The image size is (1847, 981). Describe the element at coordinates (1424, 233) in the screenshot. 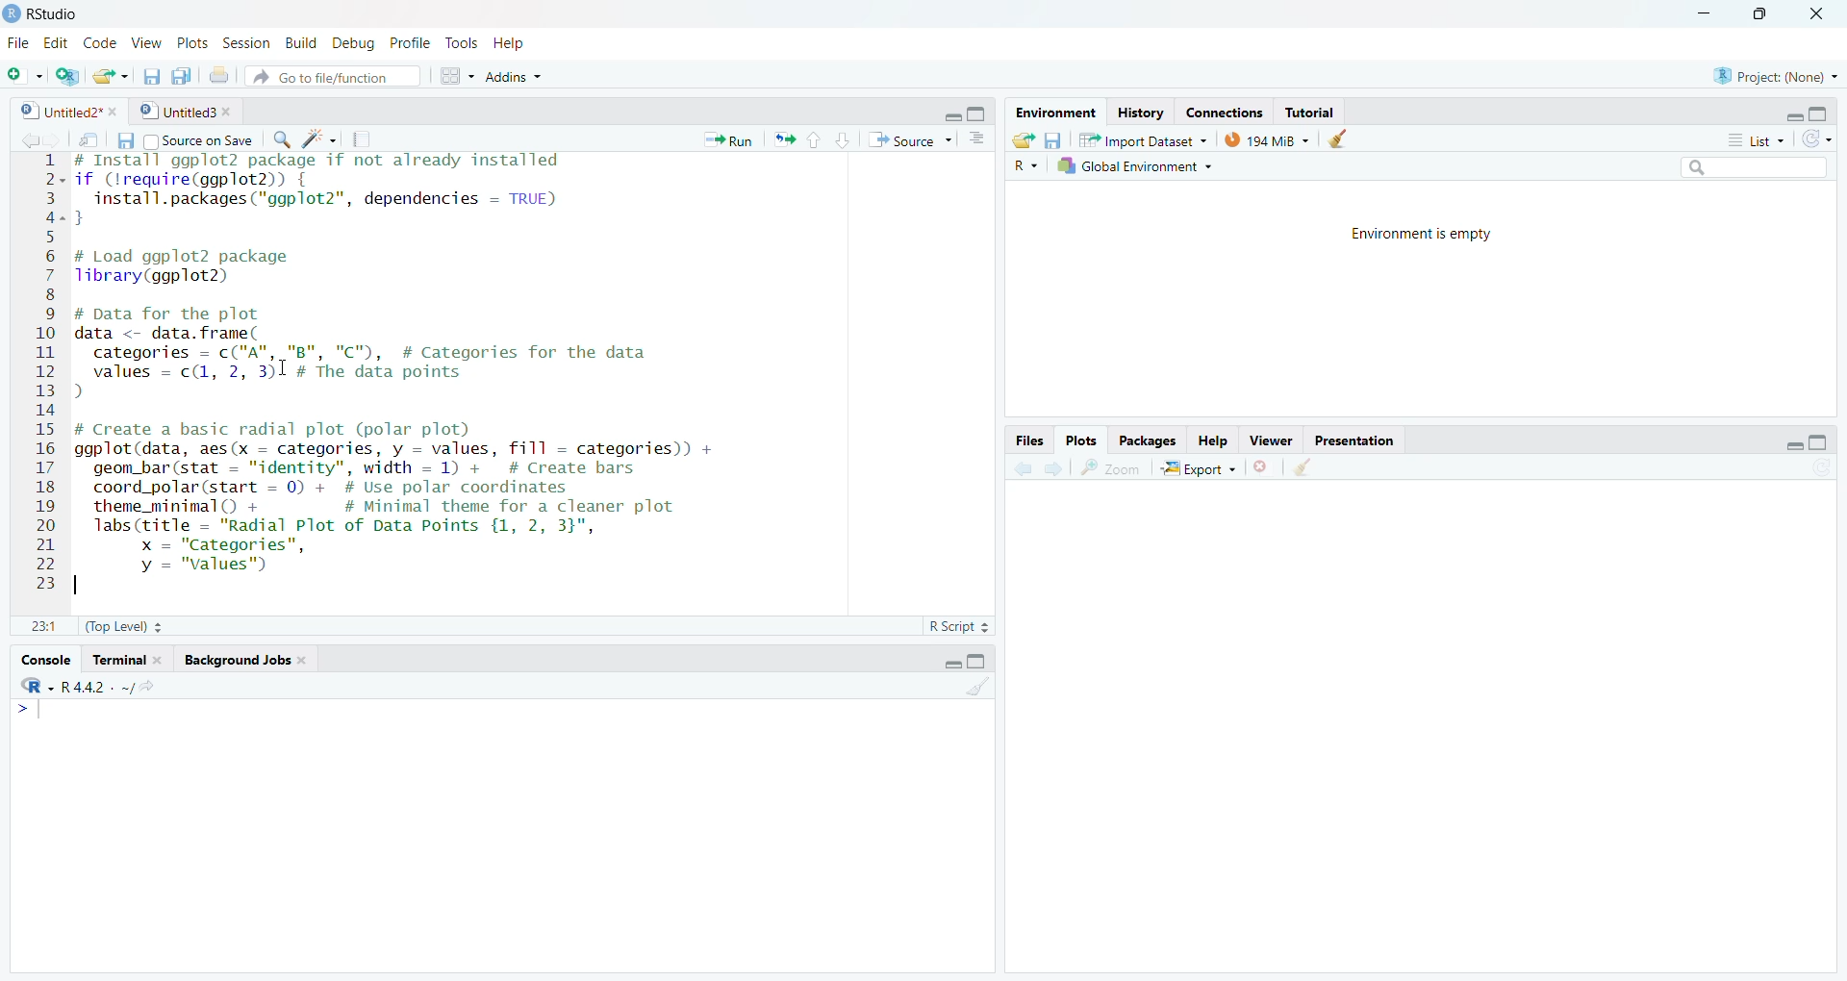

I see `Environment is empty` at that location.